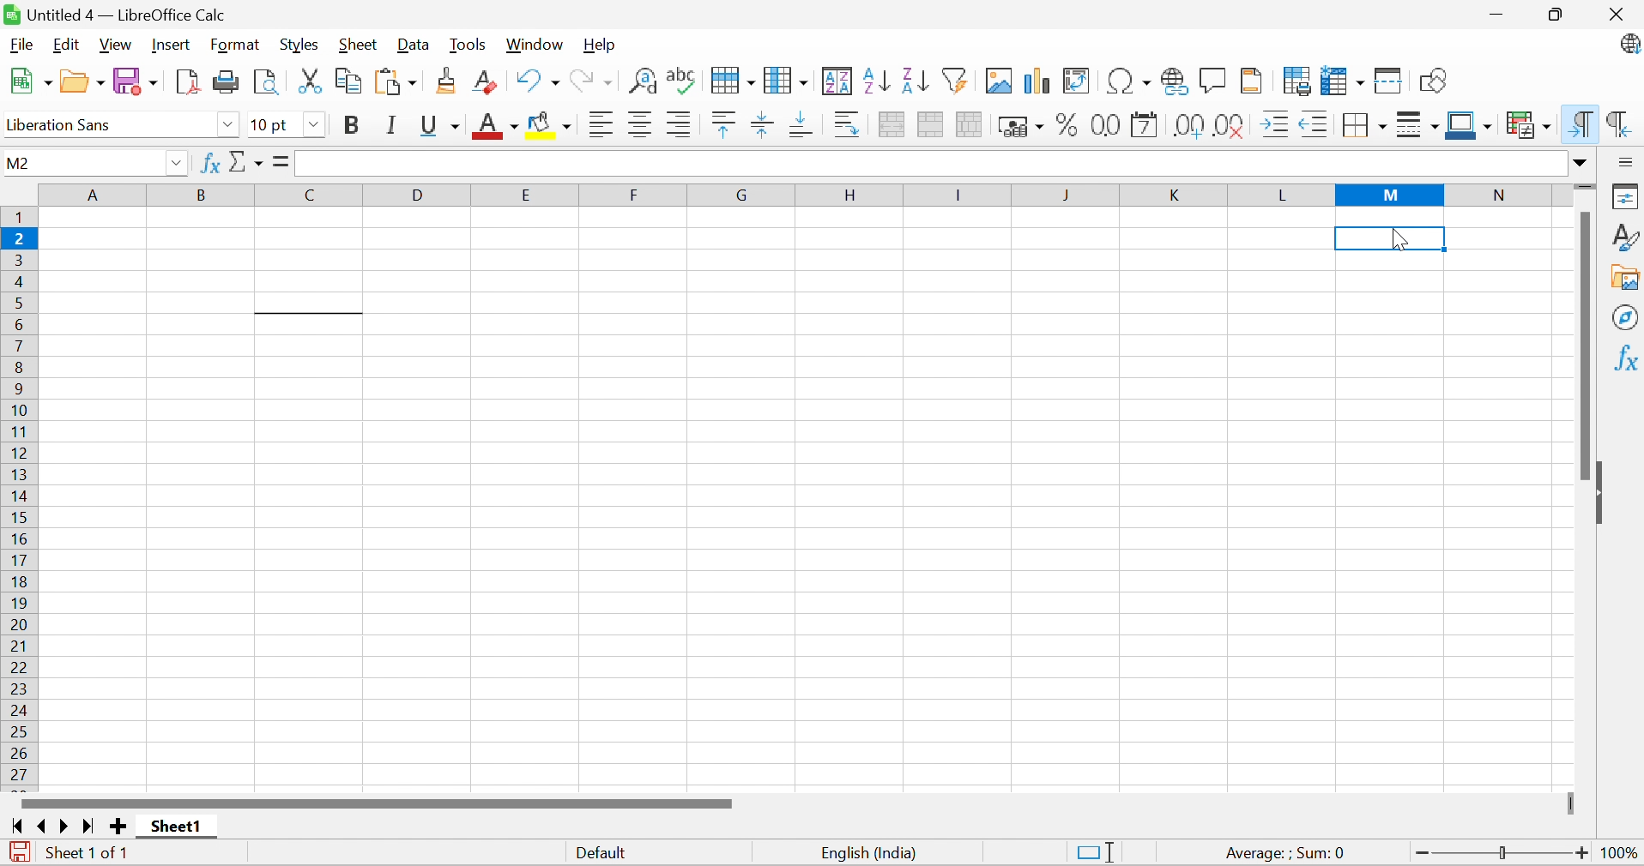 This screenshot has height=866, width=1644. What do you see at coordinates (1129, 81) in the screenshot?
I see `Insert special characters` at bounding box center [1129, 81].